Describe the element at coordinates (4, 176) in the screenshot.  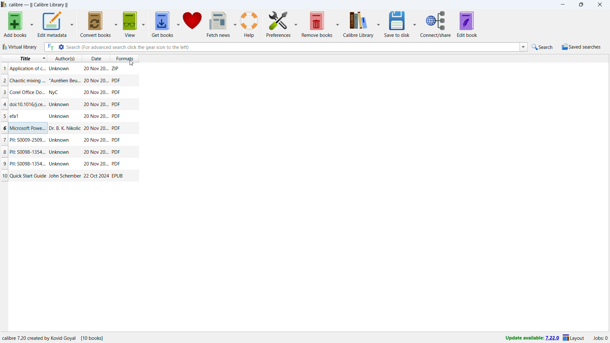
I see `10` at that location.